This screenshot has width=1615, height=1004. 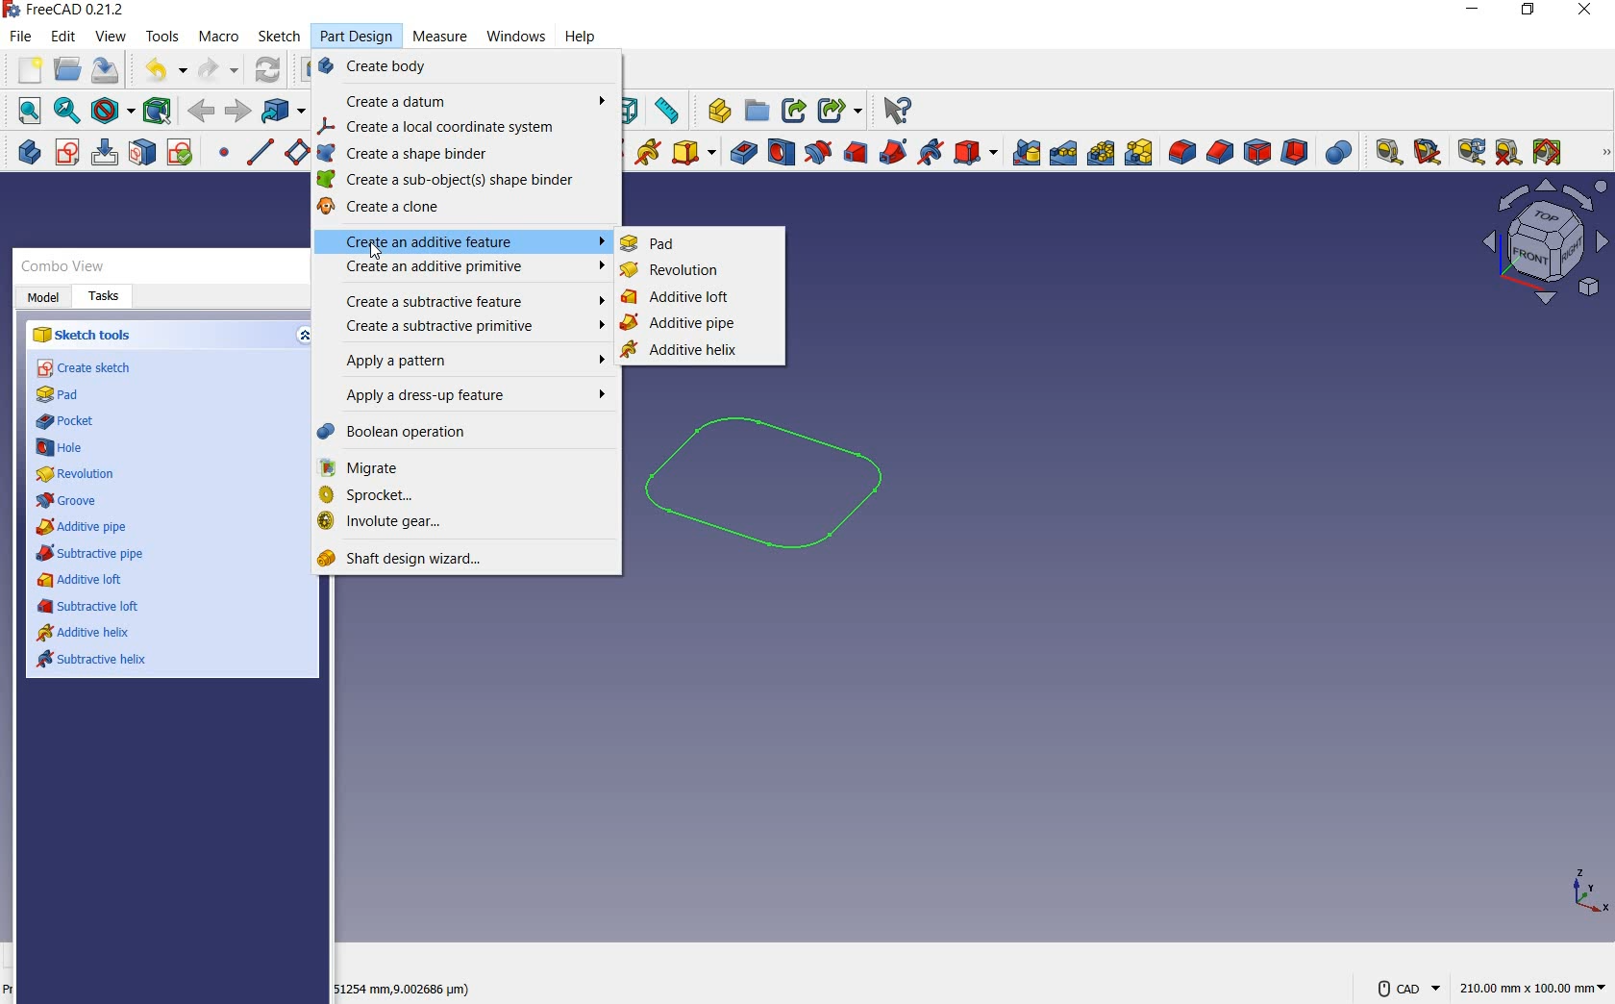 What do you see at coordinates (220, 36) in the screenshot?
I see `macro` at bounding box center [220, 36].